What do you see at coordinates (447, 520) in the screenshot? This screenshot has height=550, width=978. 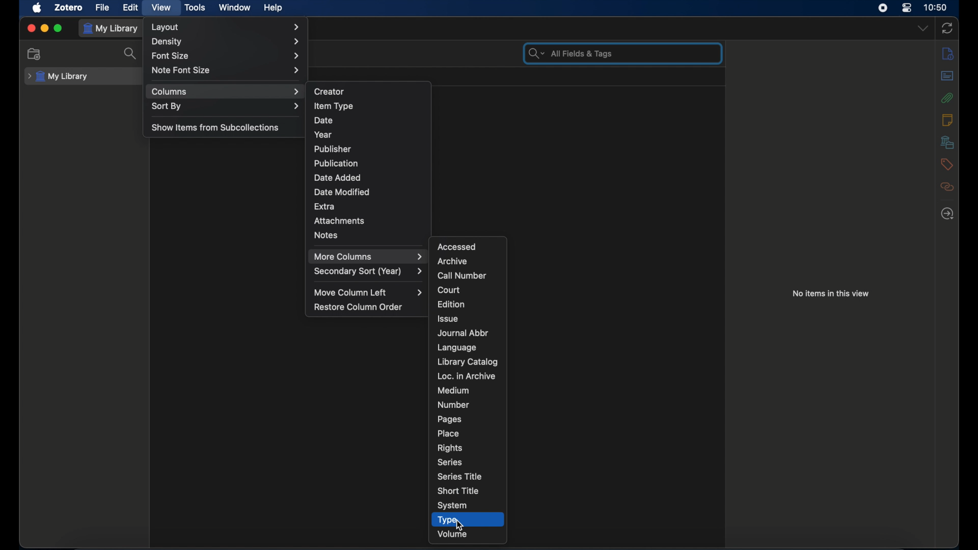 I see `type` at bounding box center [447, 520].